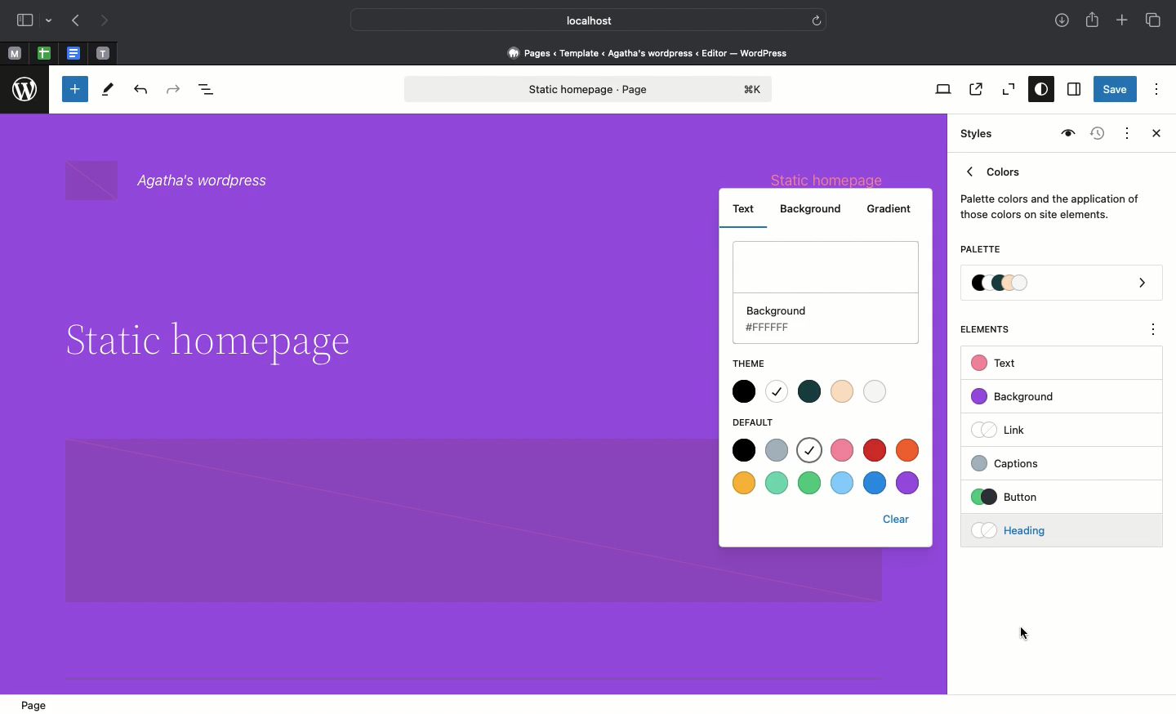 This screenshot has height=714, width=1176. What do you see at coordinates (901, 519) in the screenshot?
I see `clear` at bounding box center [901, 519].